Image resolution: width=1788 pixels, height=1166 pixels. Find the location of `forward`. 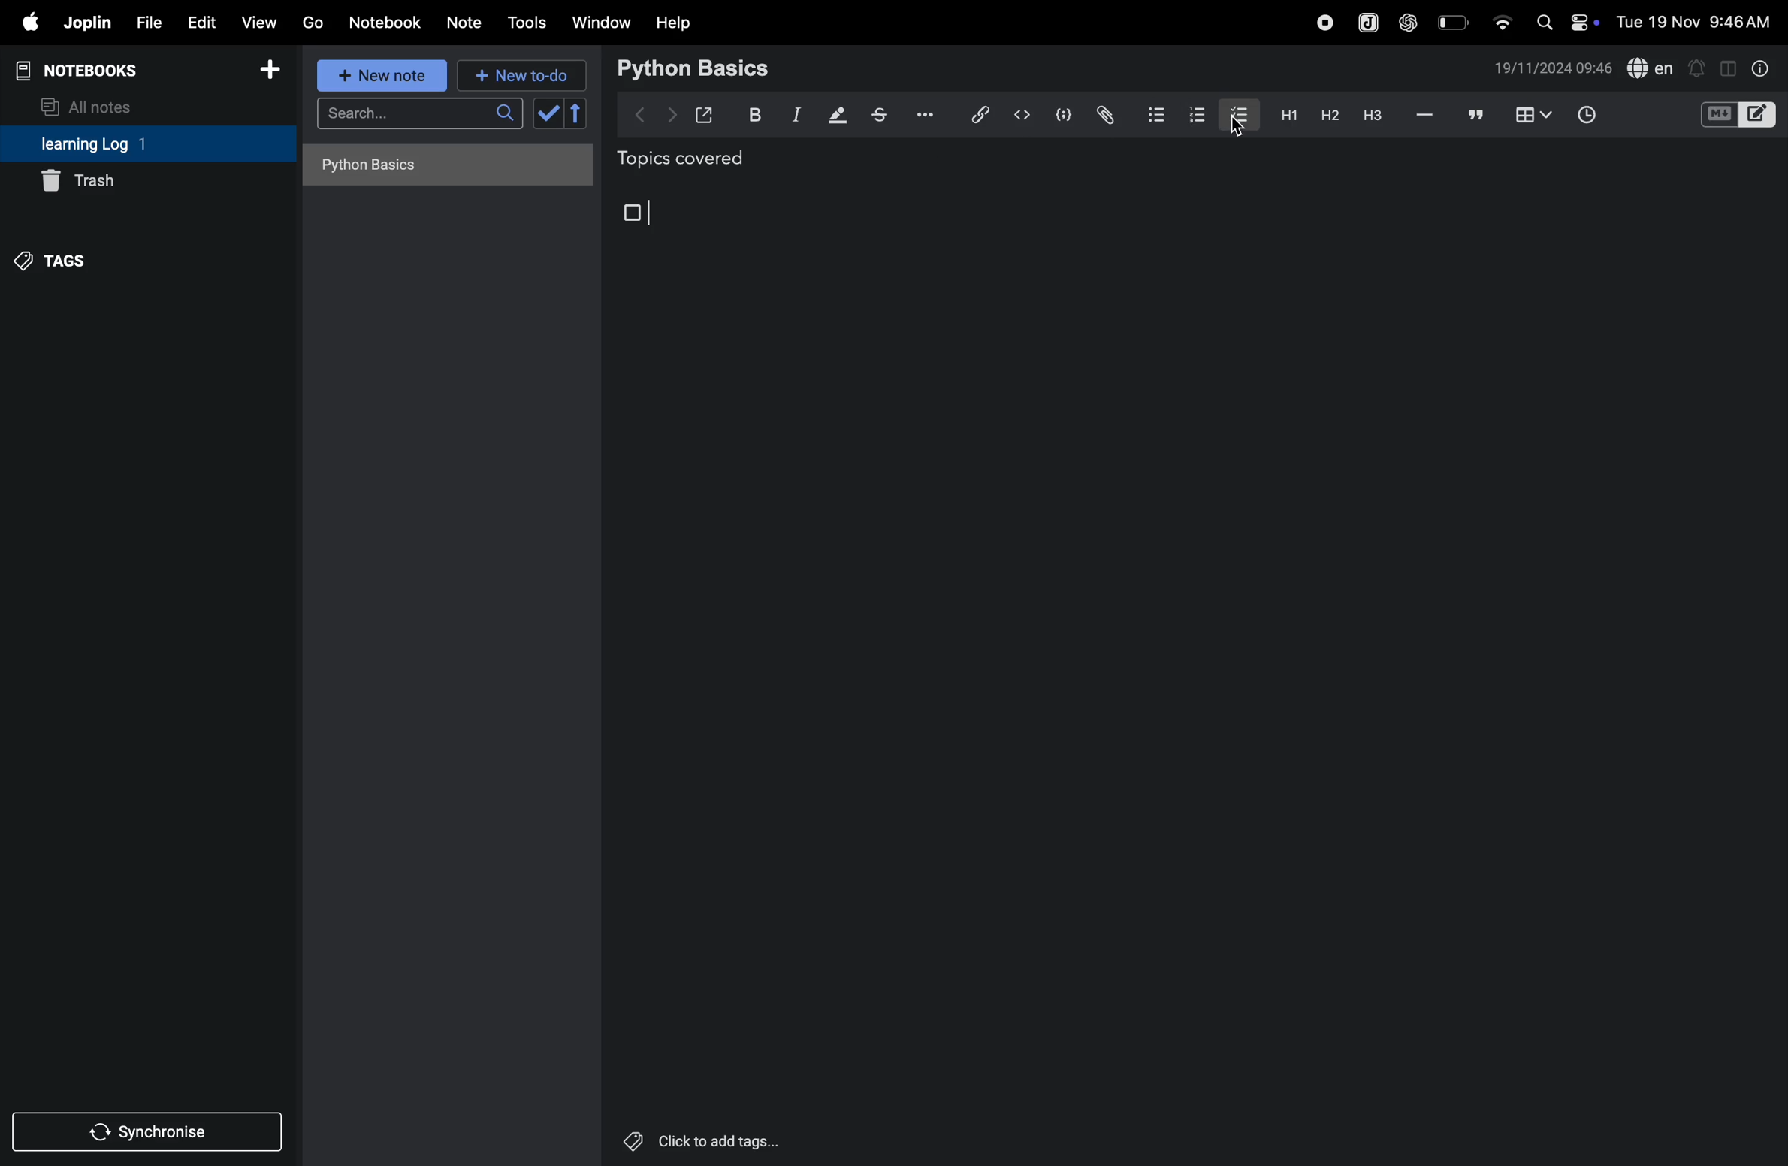

forward is located at coordinates (672, 115).